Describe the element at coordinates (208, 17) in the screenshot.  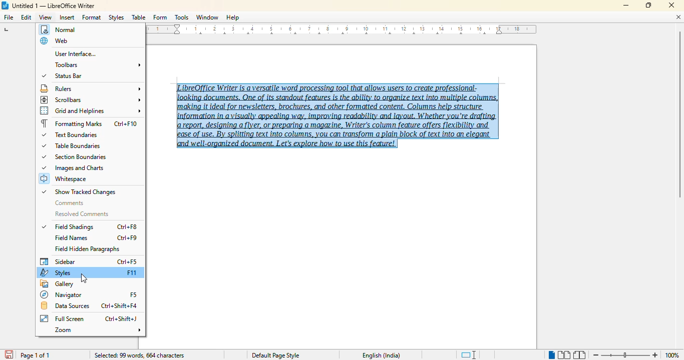
I see `window` at that location.